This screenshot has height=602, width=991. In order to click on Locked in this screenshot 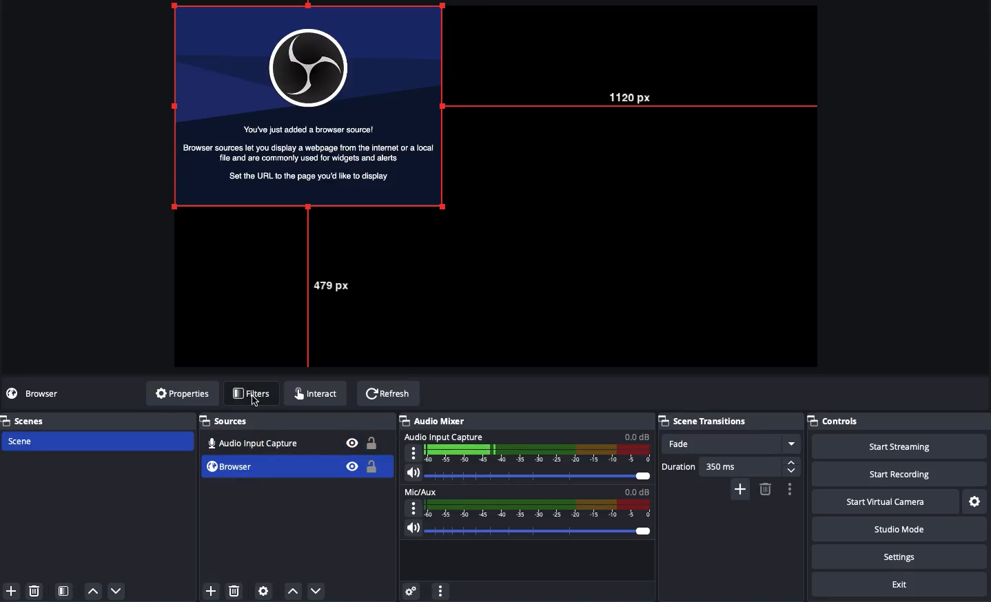, I will do `click(373, 455)`.